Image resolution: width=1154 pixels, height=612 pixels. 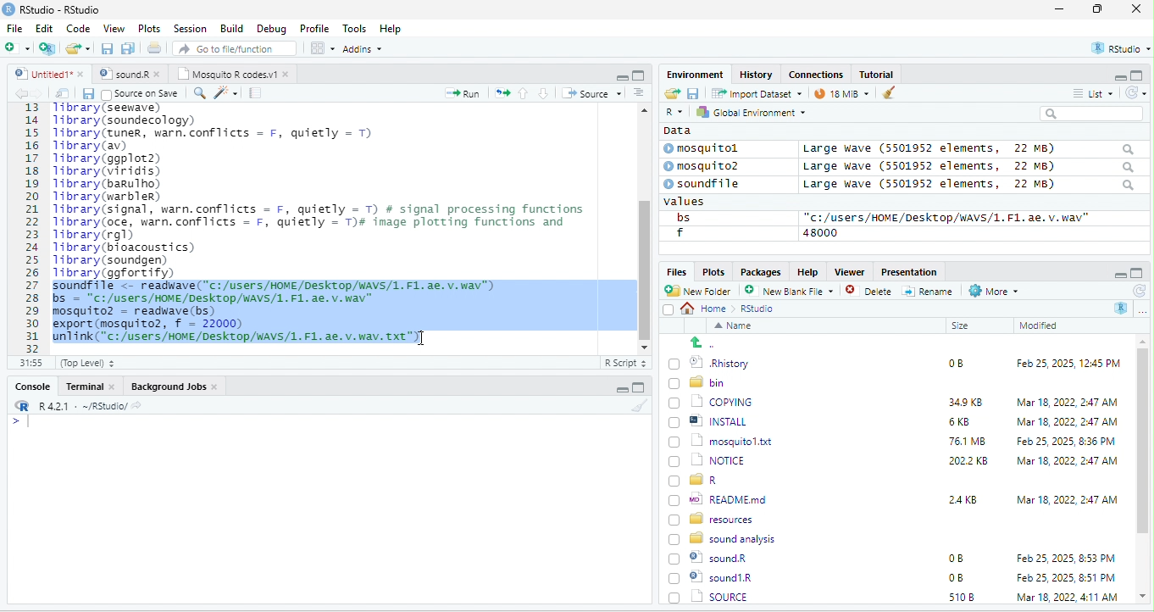 What do you see at coordinates (199, 92) in the screenshot?
I see `search` at bounding box center [199, 92].